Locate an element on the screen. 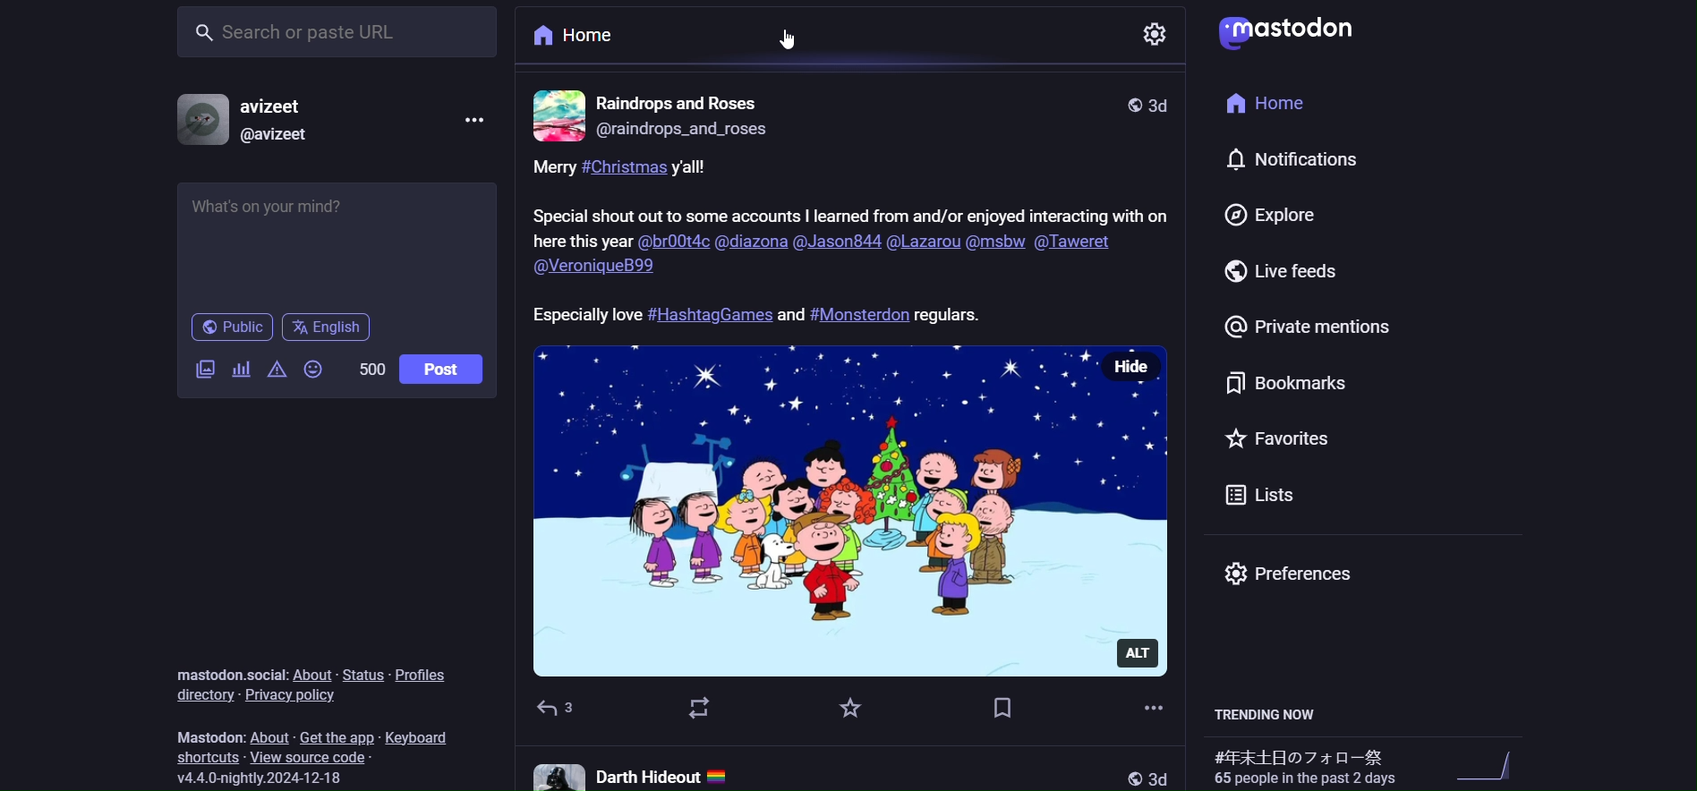  boost is located at coordinates (695, 710).